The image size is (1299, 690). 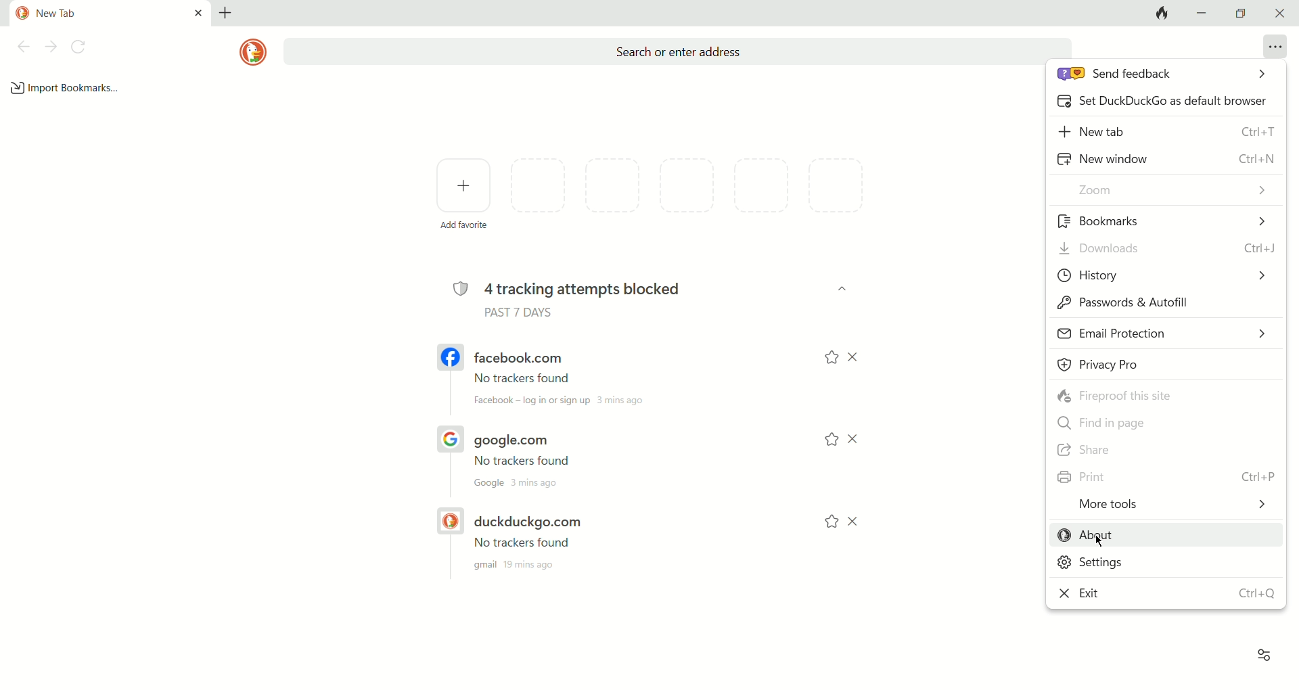 What do you see at coordinates (249, 52) in the screenshot?
I see `logo` at bounding box center [249, 52].